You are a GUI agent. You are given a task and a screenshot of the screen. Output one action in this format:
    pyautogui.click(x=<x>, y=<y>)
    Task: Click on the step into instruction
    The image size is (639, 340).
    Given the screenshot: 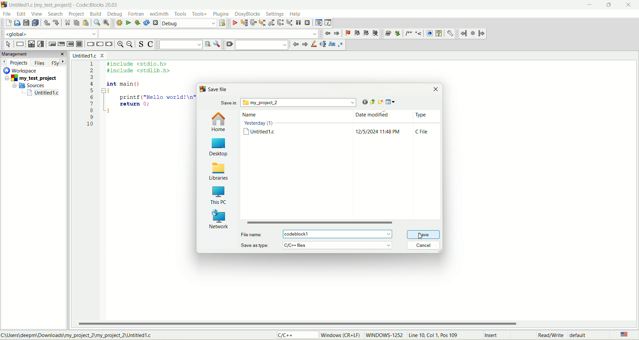 What is the action you would take?
    pyautogui.click(x=289, y=22)
    